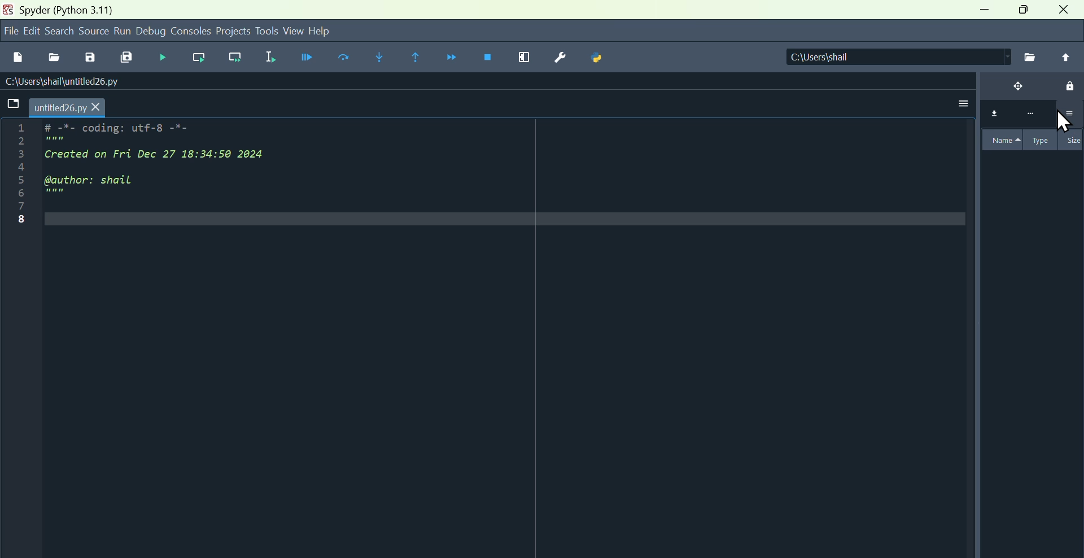 The width and height of the screenshot is (1084, 558). What do you see at coordinates (14, 179) in the screenshot?
I see `Line numbers` at bounding box center [14, 179].